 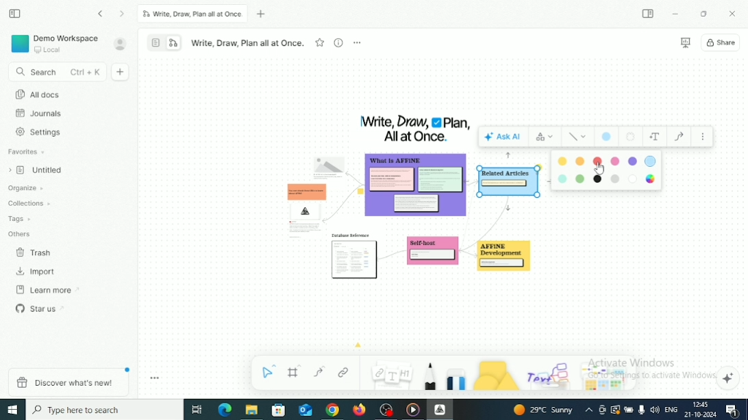 I want to click on Border  style, so click(x=630, y=137).